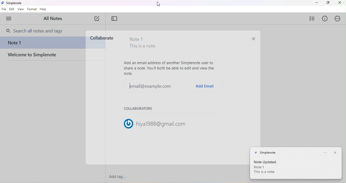 The width and height of the screenshot is (346, 183). I want to click on gmail logo, so click(126, 123).